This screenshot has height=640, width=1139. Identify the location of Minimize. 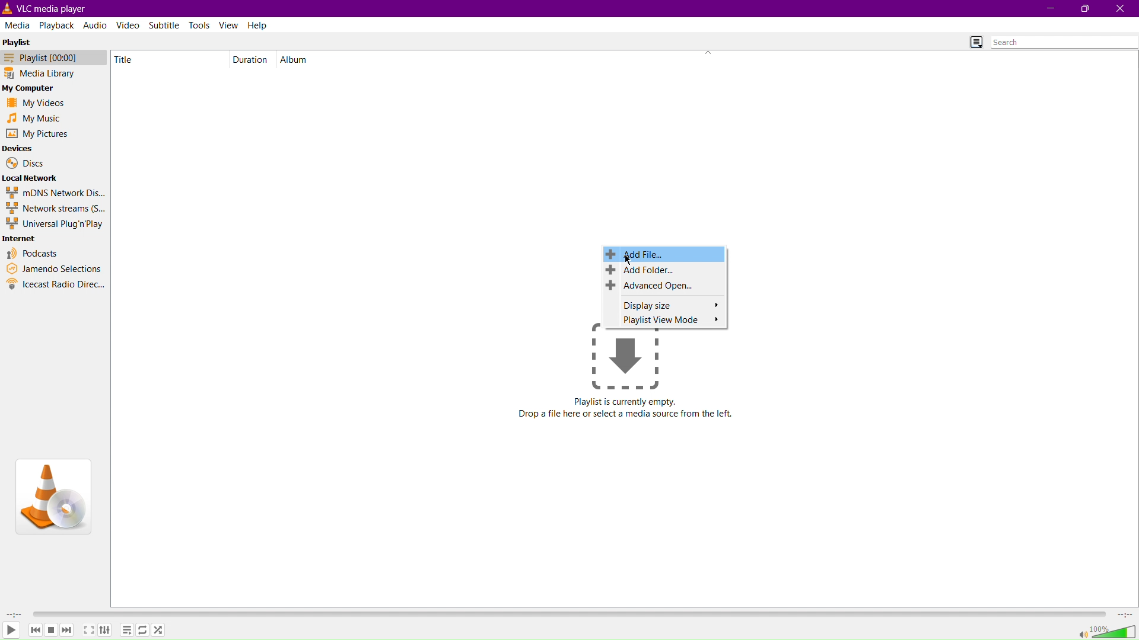
(1048, 9).